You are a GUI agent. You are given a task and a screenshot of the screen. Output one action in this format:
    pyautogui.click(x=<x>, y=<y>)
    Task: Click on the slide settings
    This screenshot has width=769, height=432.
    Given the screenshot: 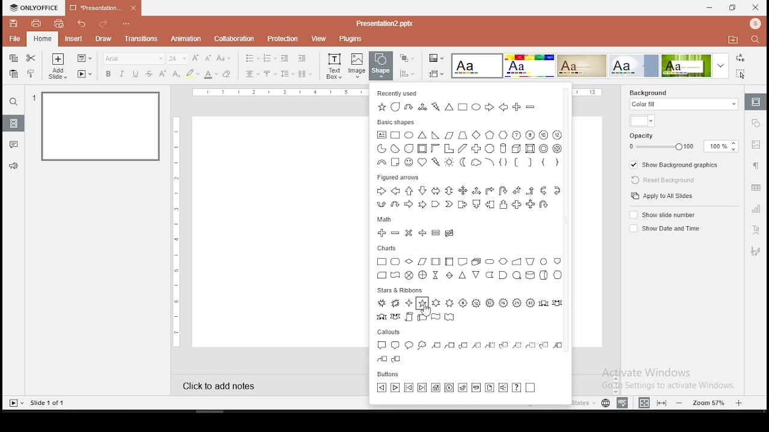 What is the action you would take?
    pyautogui.click(x=755, y=102)
    